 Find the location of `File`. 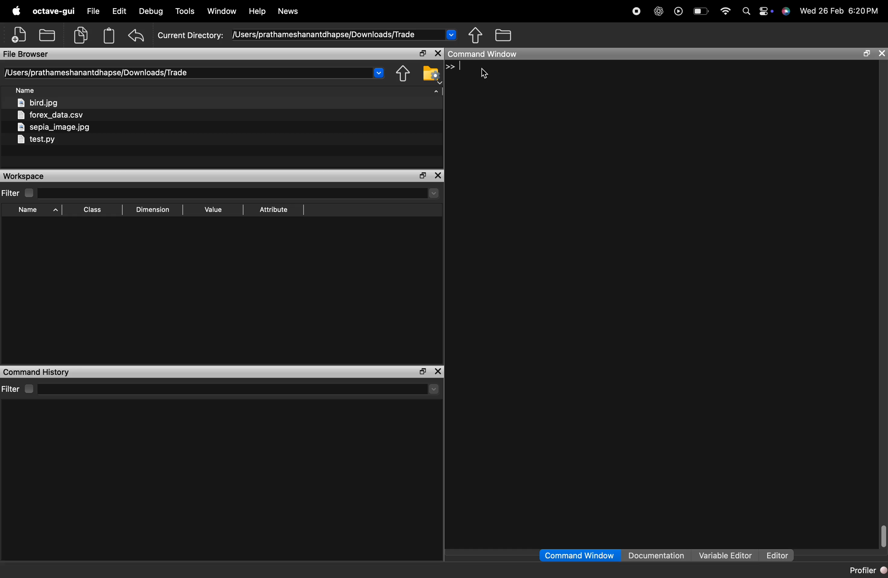

File is located at coordinates (93, 10).